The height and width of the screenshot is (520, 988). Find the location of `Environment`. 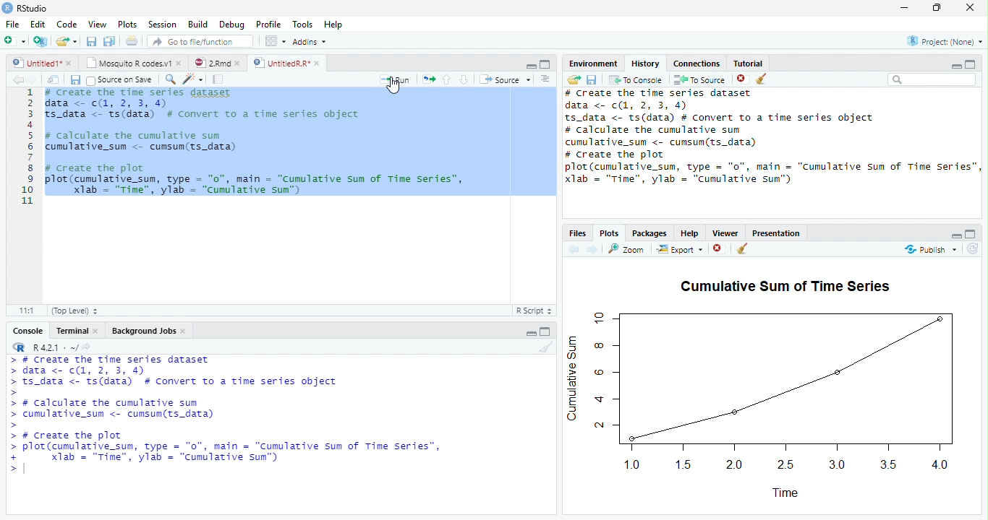

Environment is located at coordinates (593, 63).